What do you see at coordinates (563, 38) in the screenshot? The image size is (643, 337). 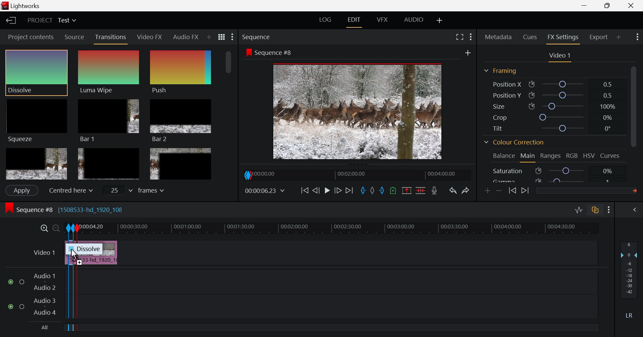 I see `FX Settings Open` at bounding box center [563, 38].